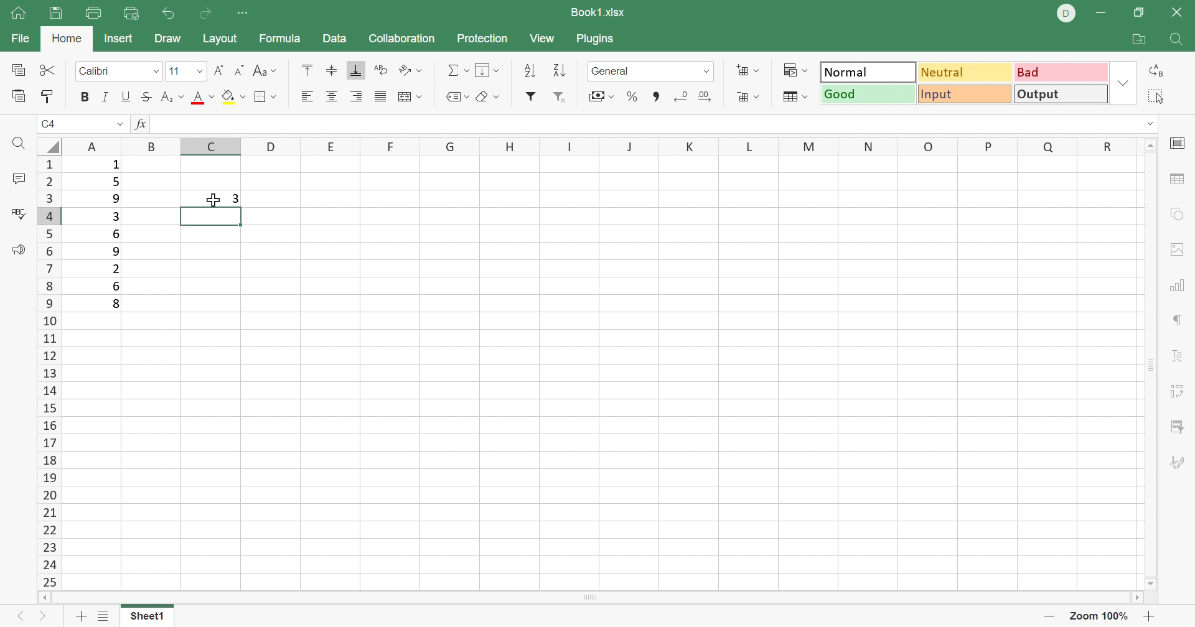  I want to click on Table settings, so click(1174, 179).